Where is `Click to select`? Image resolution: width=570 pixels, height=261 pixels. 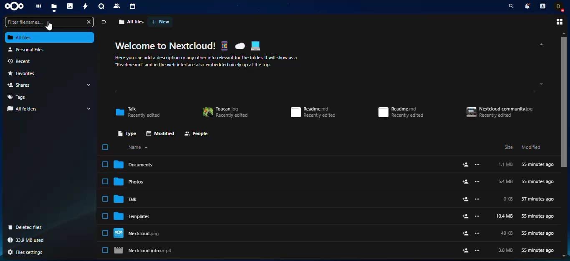 Click to select is located at coordinates (105, 181).